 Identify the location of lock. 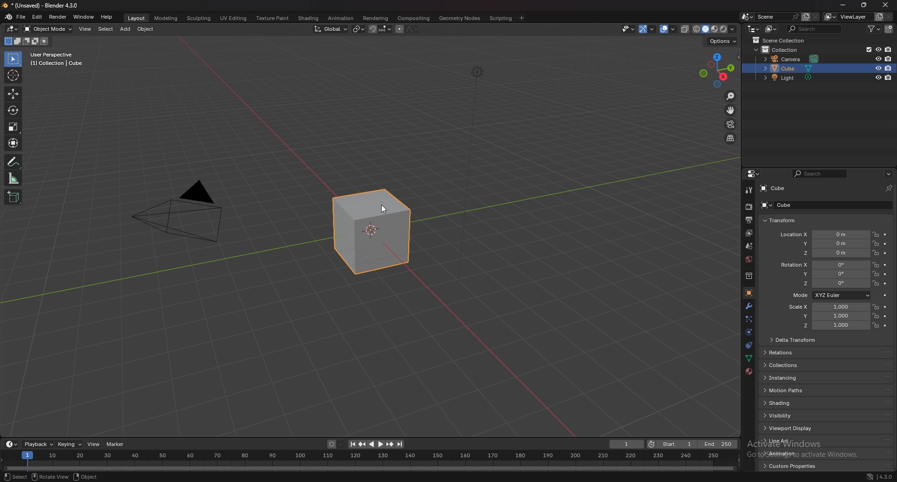
(876, 265).